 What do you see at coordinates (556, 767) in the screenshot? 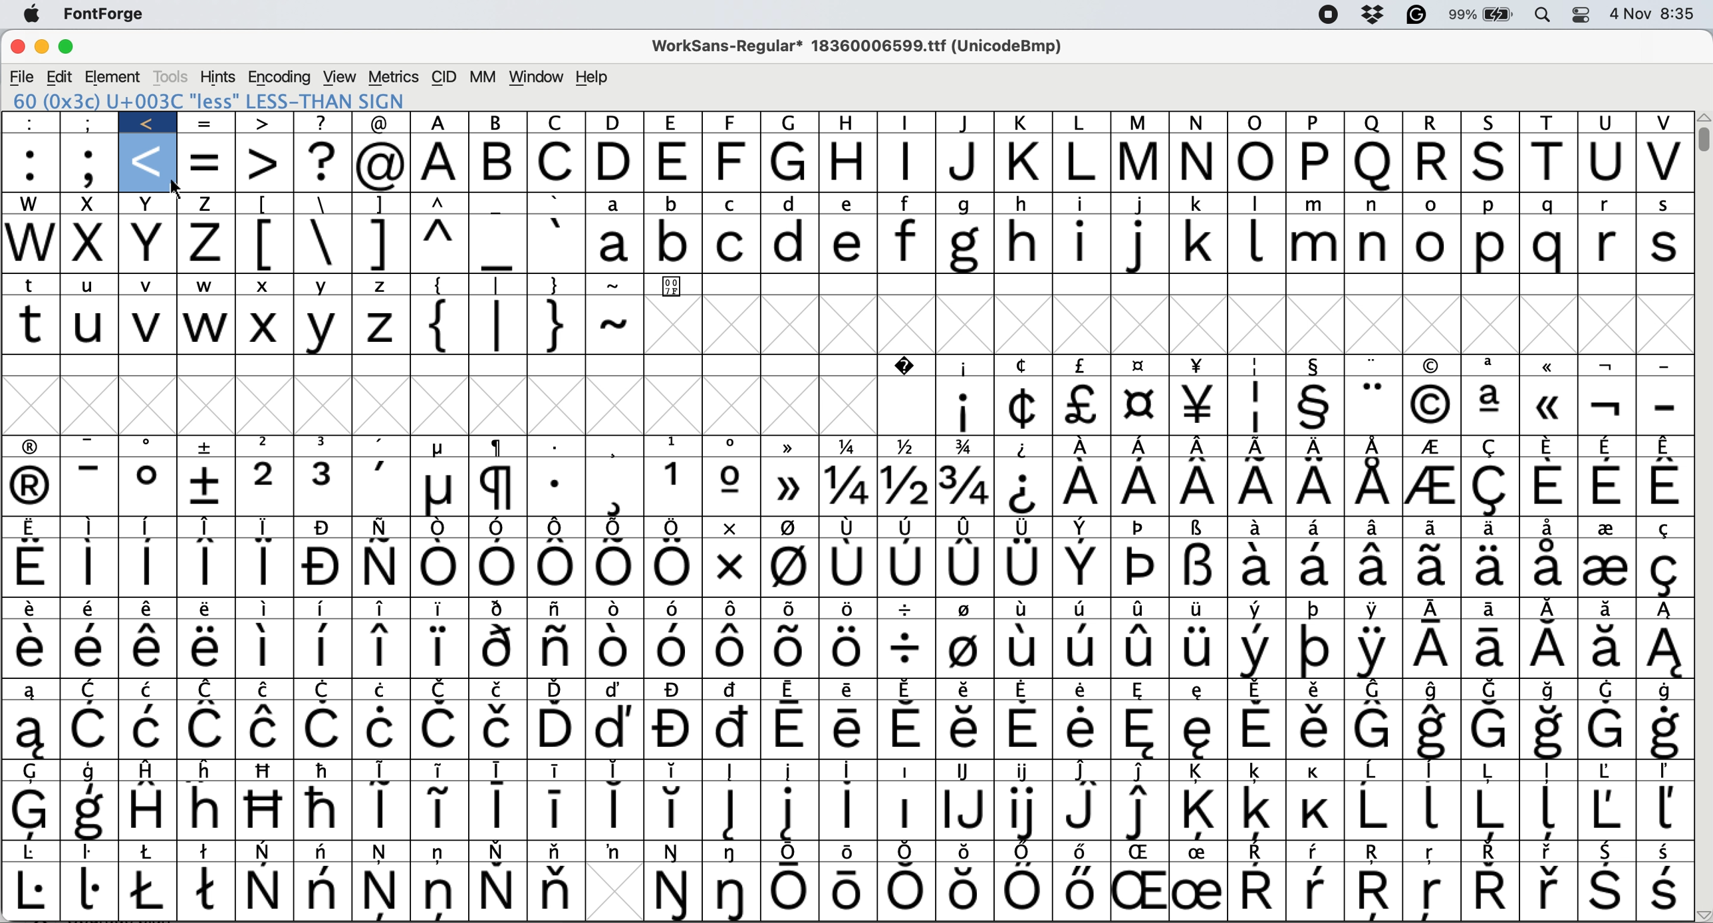
I see `Symbol` at bounding box center [556, 767].